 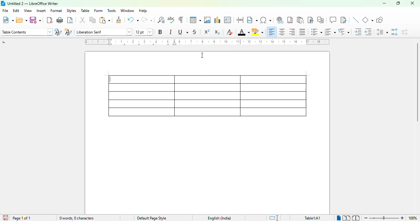 I want to click on find and replace, so click(x=161, y=20).